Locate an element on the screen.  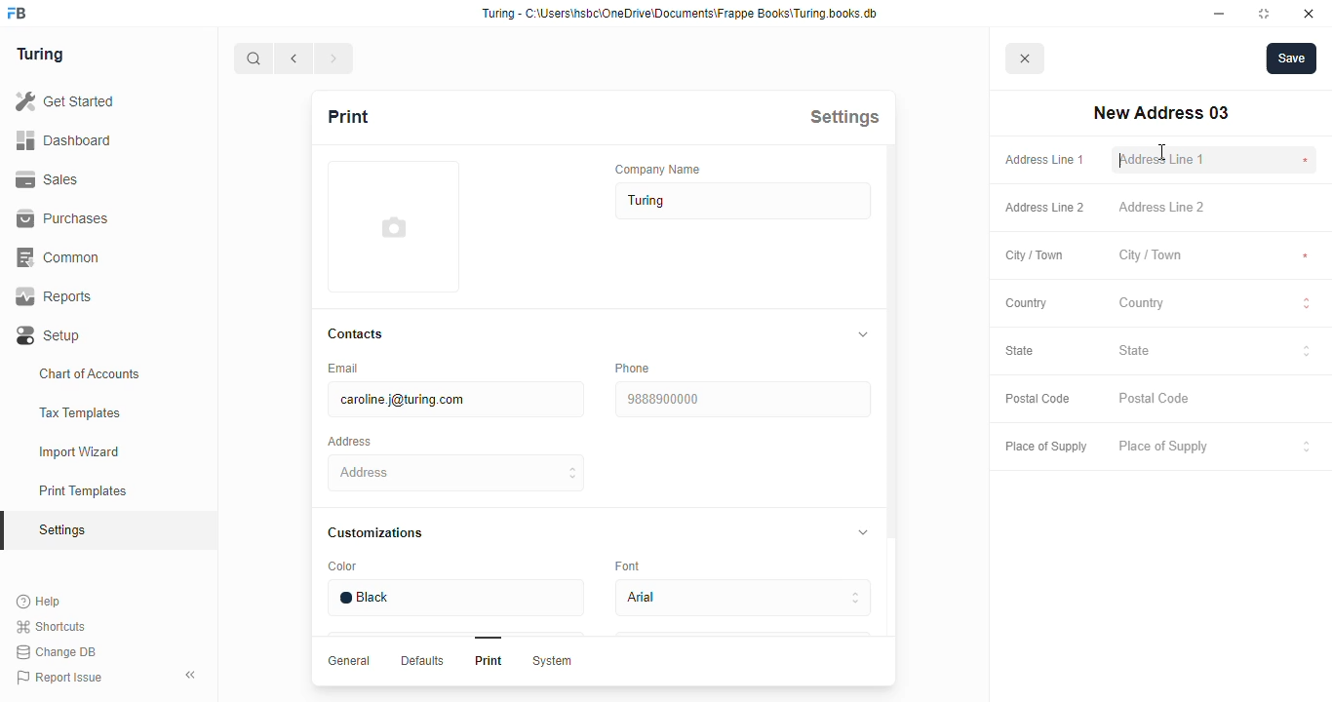
next is located at coordinates (335, 58).